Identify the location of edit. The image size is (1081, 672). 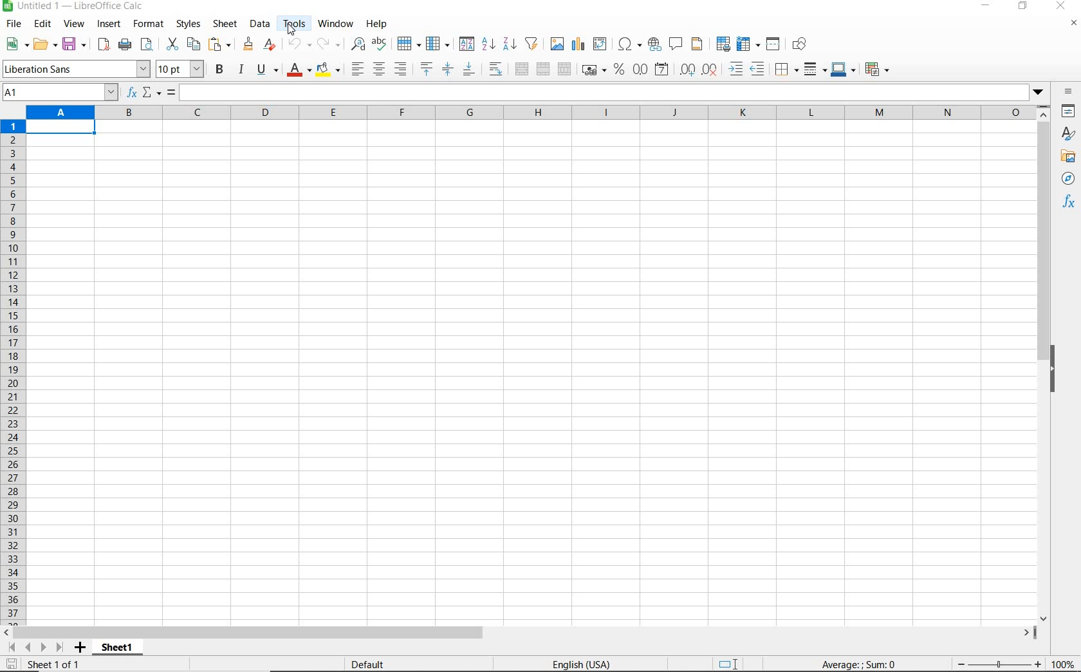
(42, 24).